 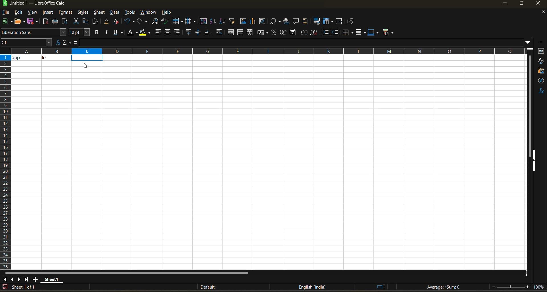 I want to click on clear direct formatting, so click(x=117, y=21).